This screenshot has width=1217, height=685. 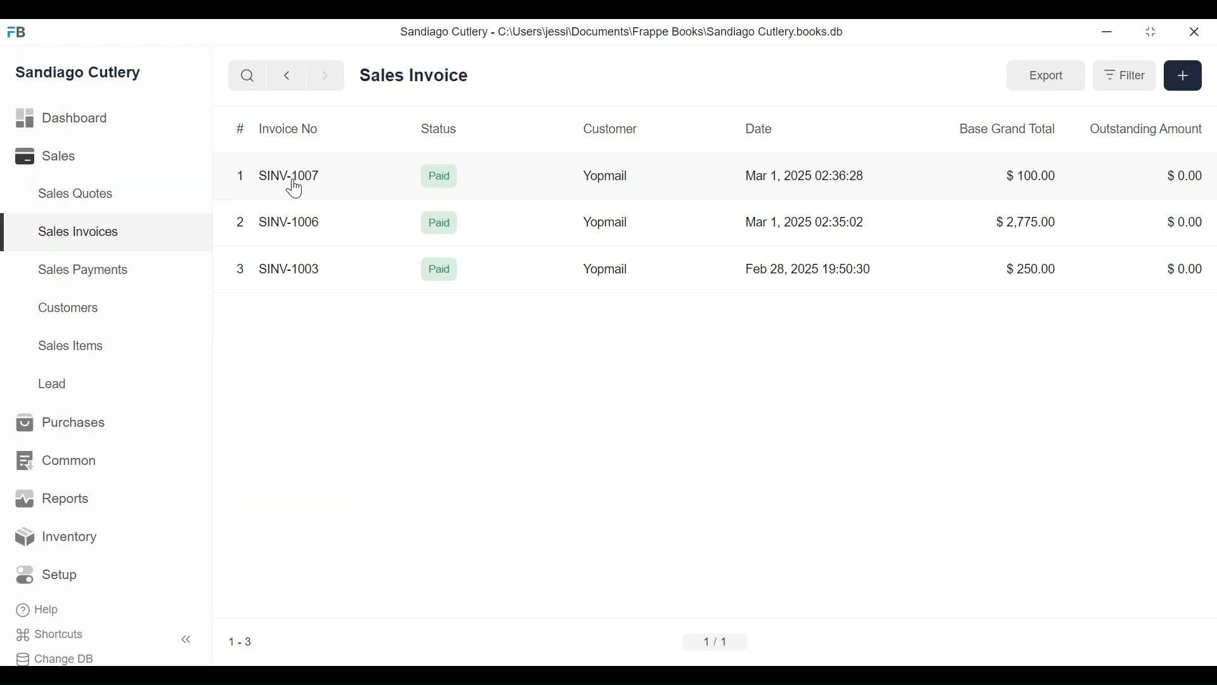 What do you see at coordinates (611, 127) in the screenshot?
I see `Customer` at bounding box center [611, 127].